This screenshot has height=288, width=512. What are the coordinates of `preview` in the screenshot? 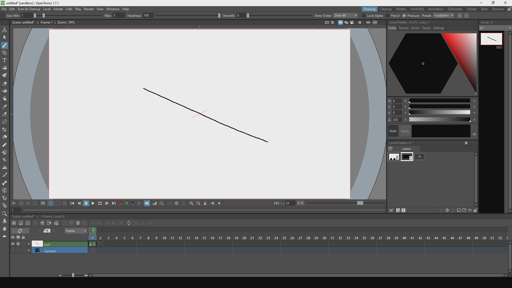 It's located at (13, 237).